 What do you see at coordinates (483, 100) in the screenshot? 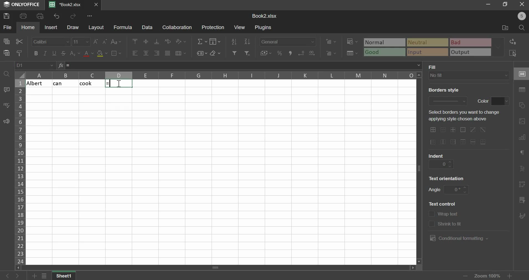
I see `text` at bounding box center [483, 100].